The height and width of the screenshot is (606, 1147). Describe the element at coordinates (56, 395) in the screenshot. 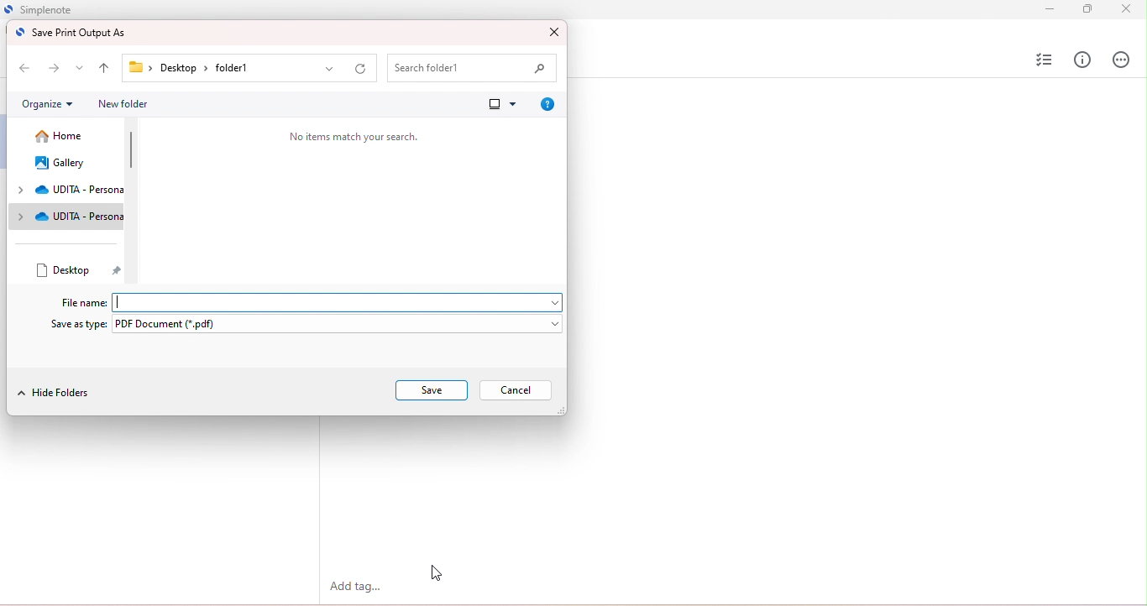

I see `hide folders` at that location.